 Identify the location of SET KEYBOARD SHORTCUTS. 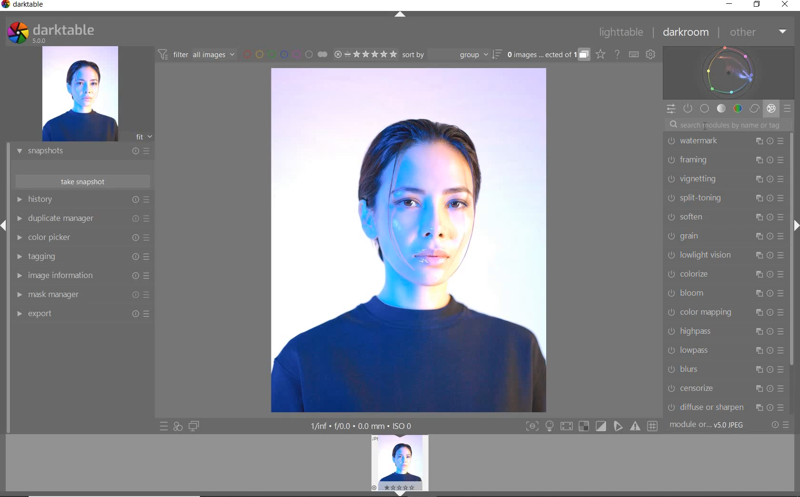
(634, 54).